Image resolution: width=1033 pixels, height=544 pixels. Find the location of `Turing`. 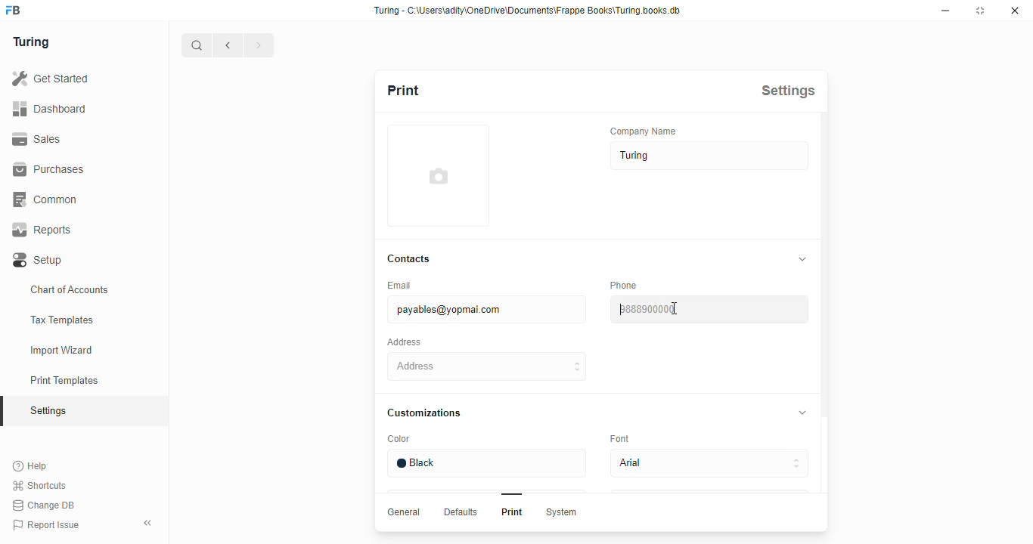

Turing is located at coordinates (36, 42).